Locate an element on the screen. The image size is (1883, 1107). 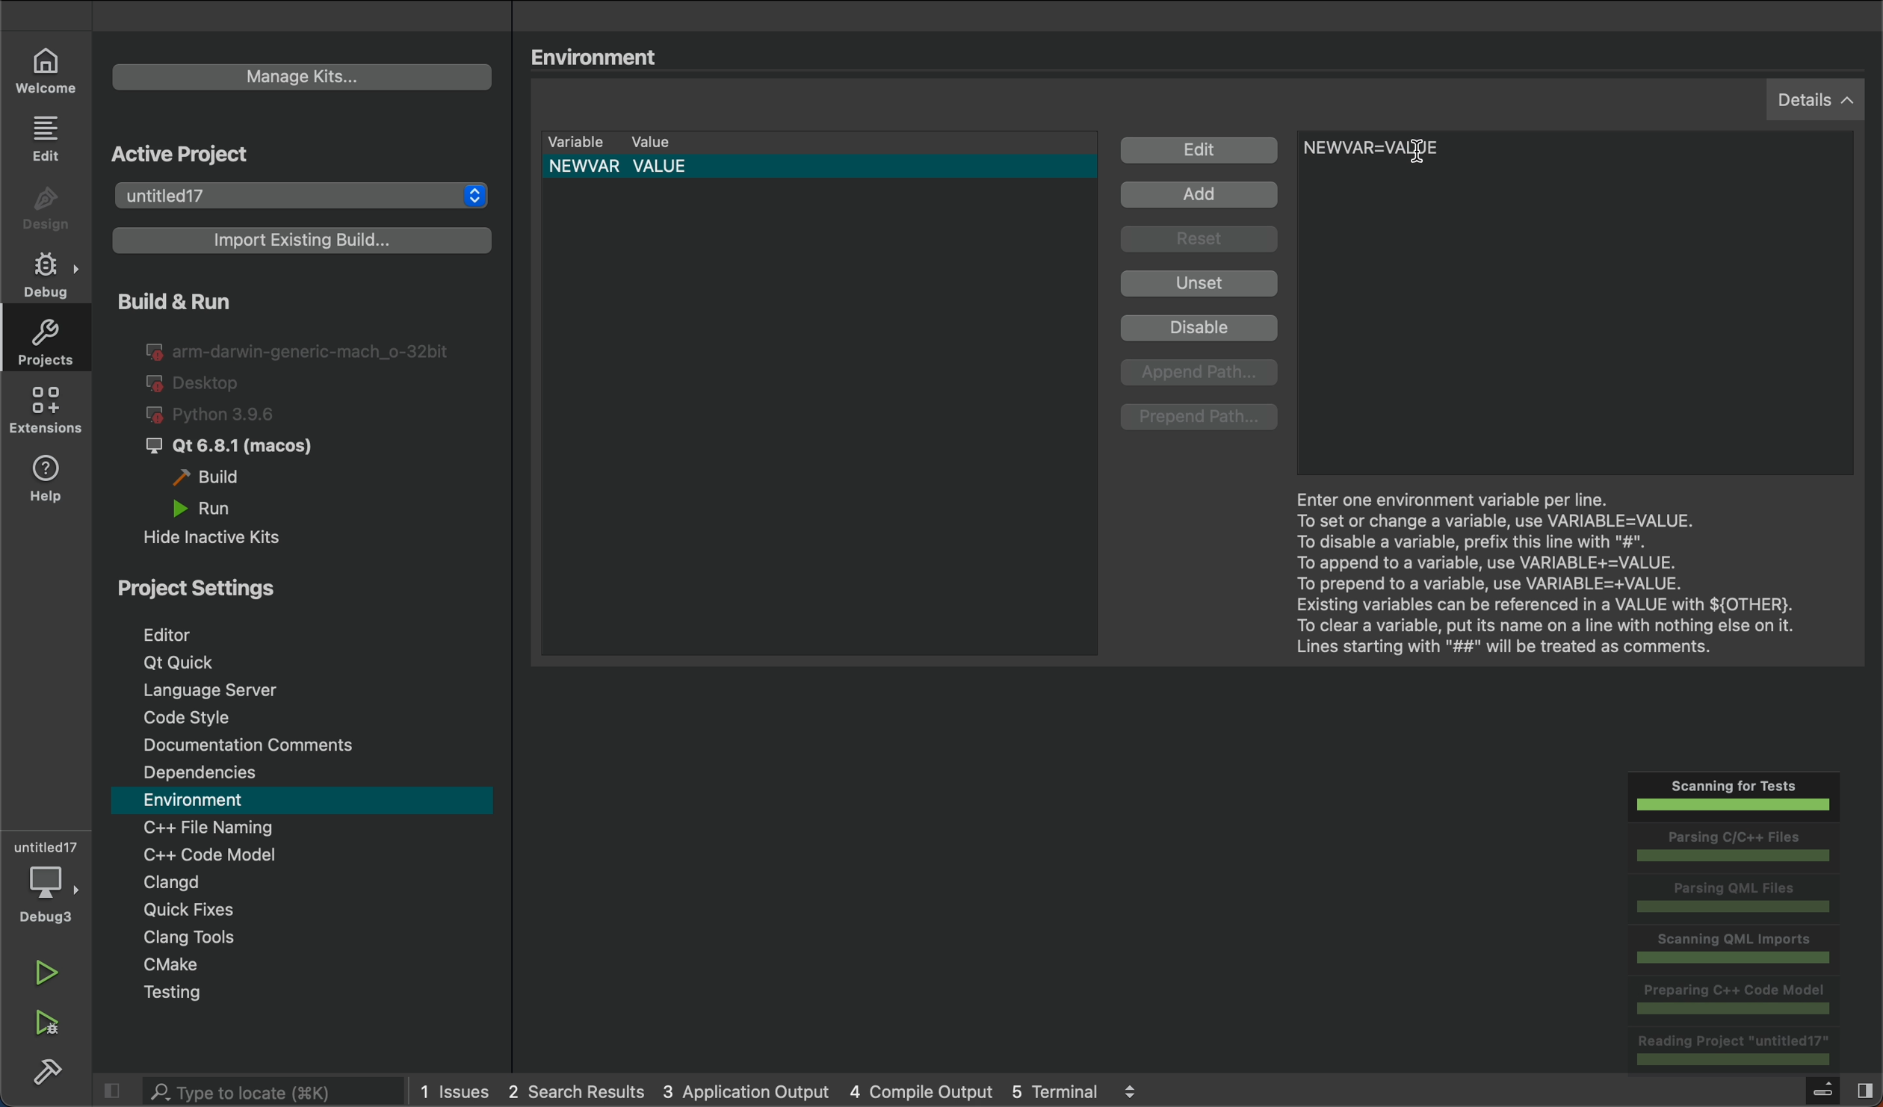
run and debug is located at coordinates (52, 1025).